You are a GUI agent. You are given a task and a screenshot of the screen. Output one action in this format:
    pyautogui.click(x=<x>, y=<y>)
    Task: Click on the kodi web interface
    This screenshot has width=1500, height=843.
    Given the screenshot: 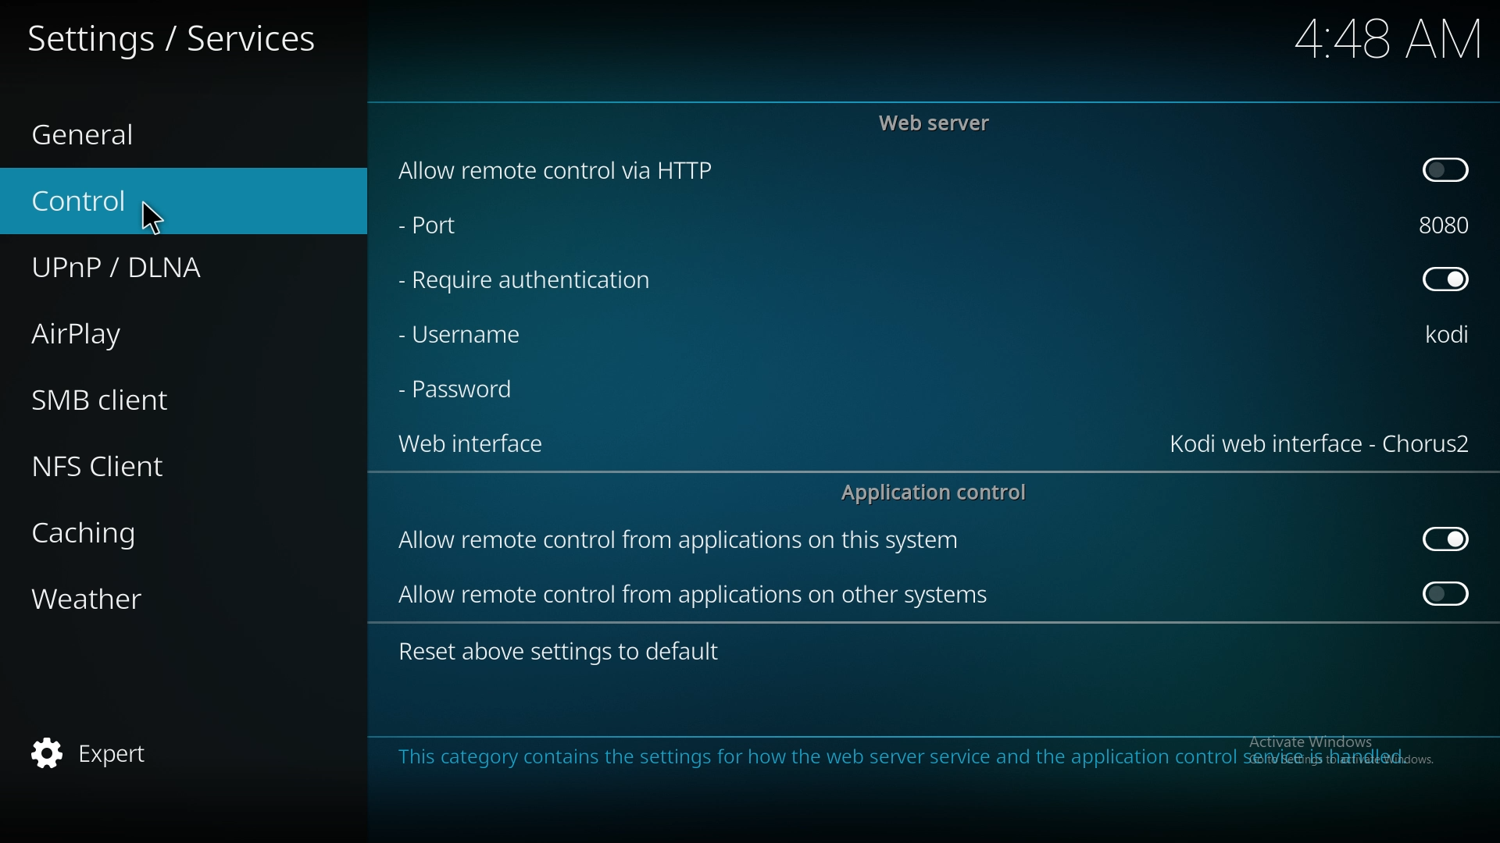 What is the action you would take?
    pyautogui.click(x=1320, y=444)
    